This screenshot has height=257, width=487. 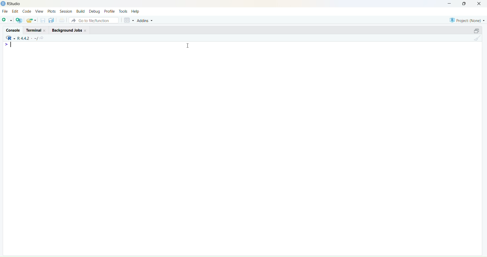 I want to click on grid, so click(x=129, y=20).